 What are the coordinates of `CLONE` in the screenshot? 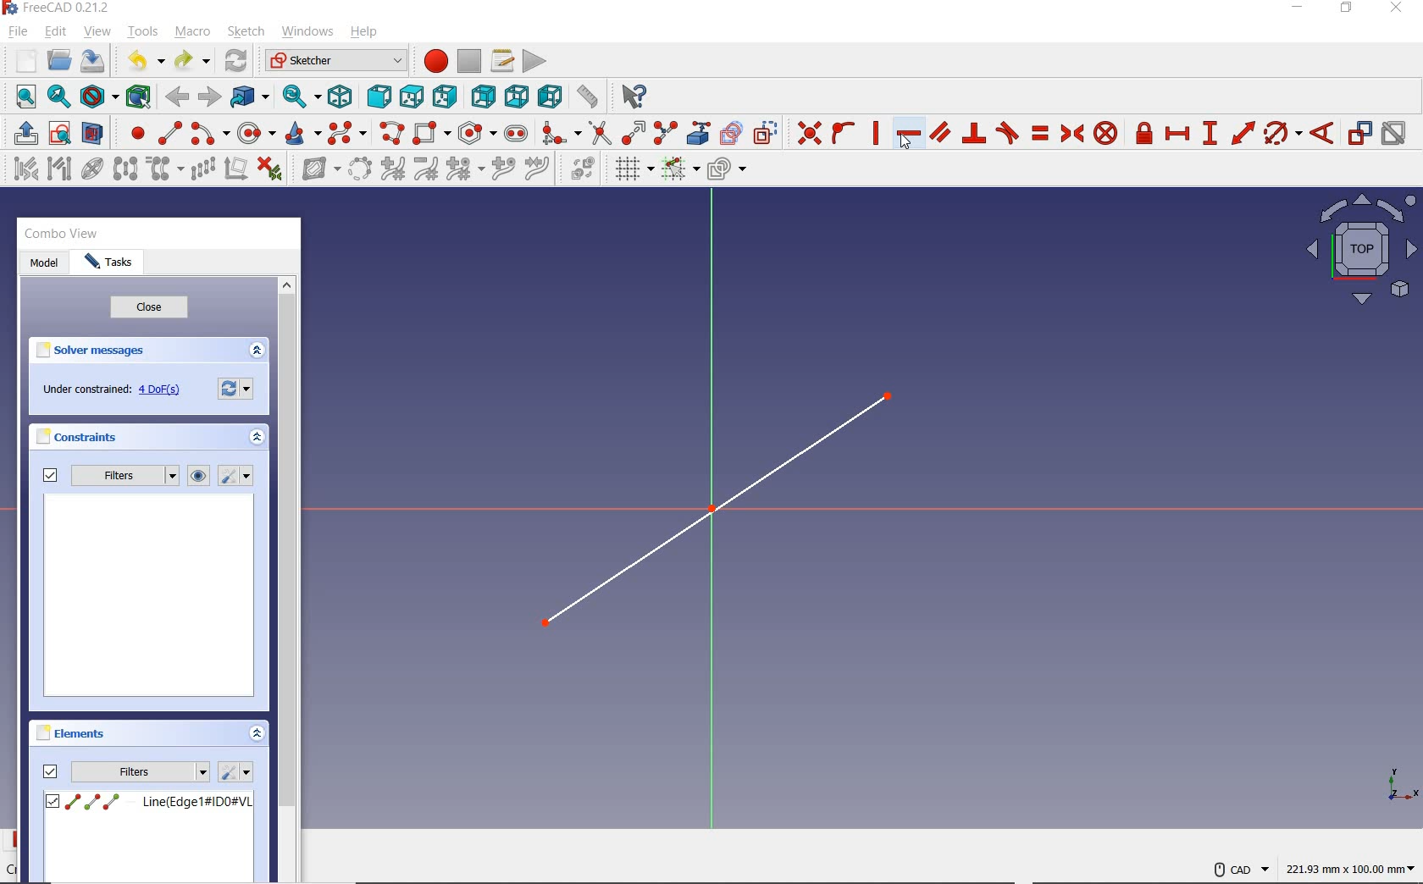 It's located at (162, 169).